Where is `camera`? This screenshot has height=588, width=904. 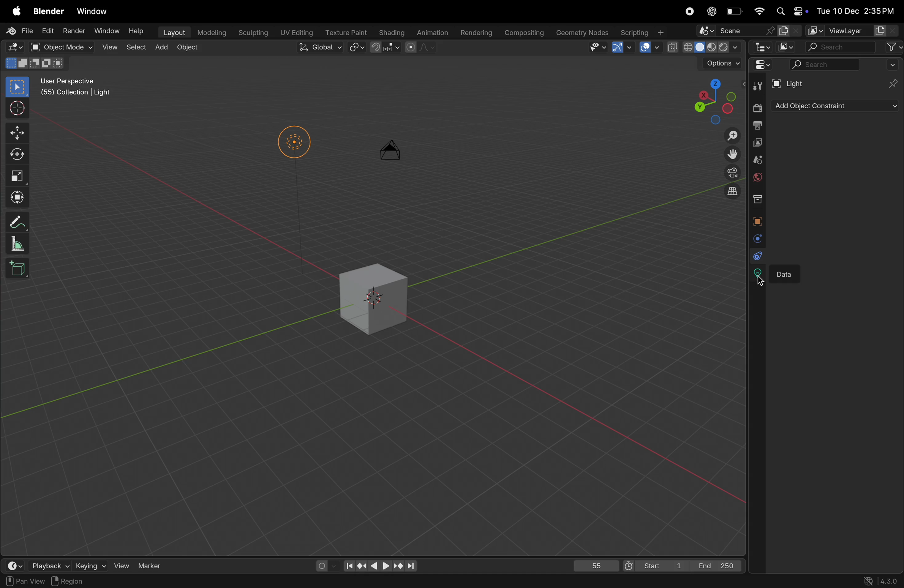 camera is located at coordinates (394, 155).